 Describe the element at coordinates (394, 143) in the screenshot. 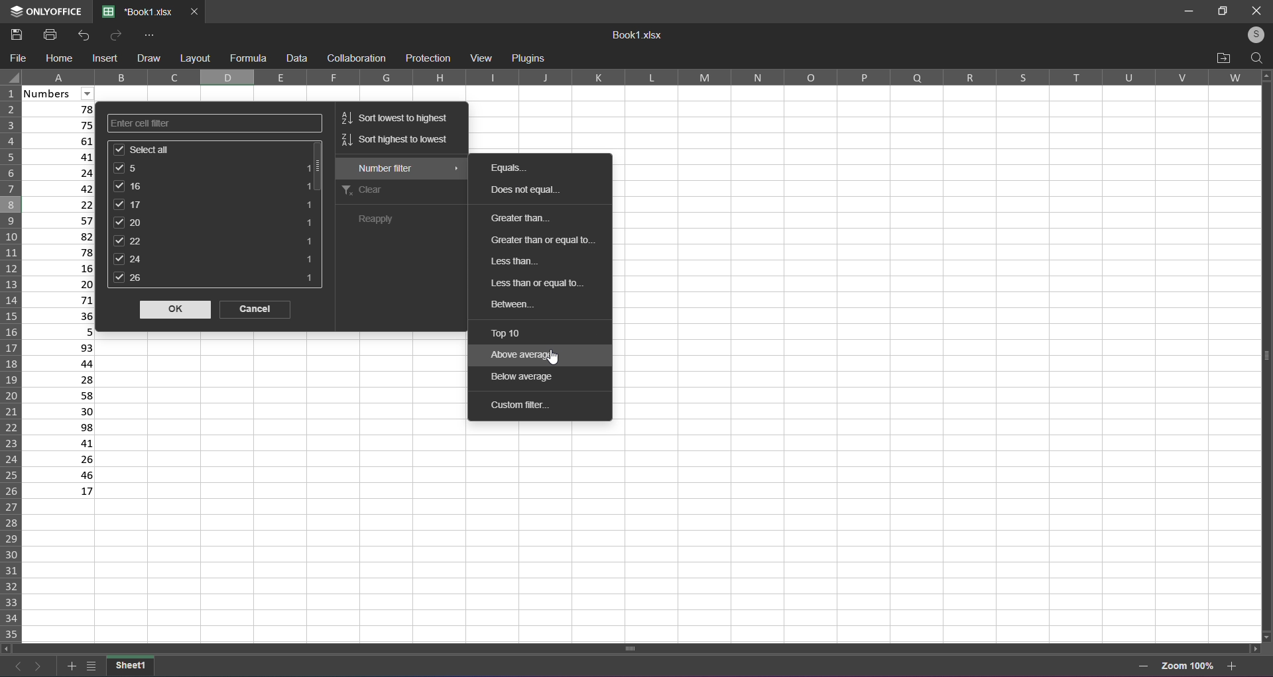

I see `sort highest to lowest` at that location.